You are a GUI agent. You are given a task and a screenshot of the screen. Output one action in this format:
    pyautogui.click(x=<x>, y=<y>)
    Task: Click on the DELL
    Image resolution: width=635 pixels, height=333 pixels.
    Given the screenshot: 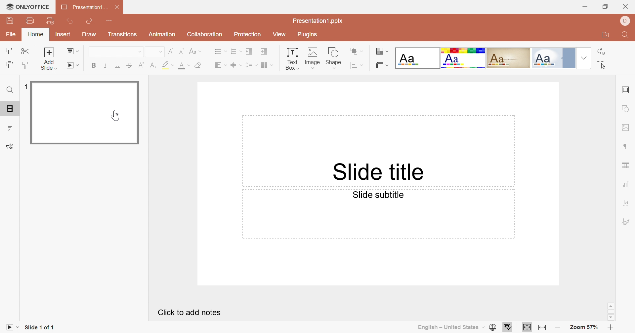 What is the action you would take?
    pyautogui.click(x=626, y=21)
    